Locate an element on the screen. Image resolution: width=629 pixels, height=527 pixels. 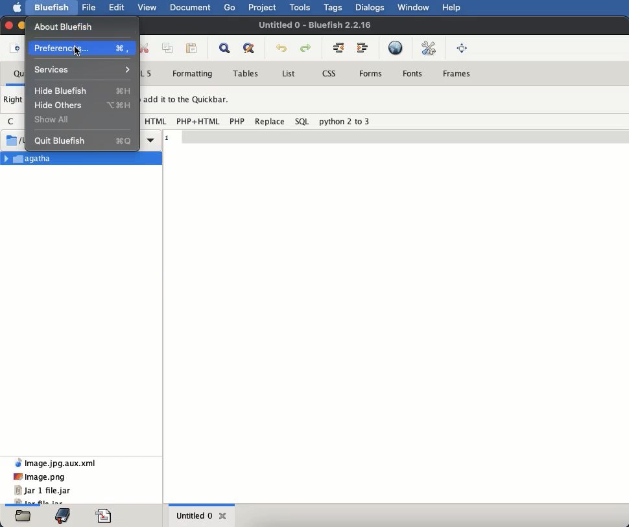
fonts is located at coordinates (414, 74).